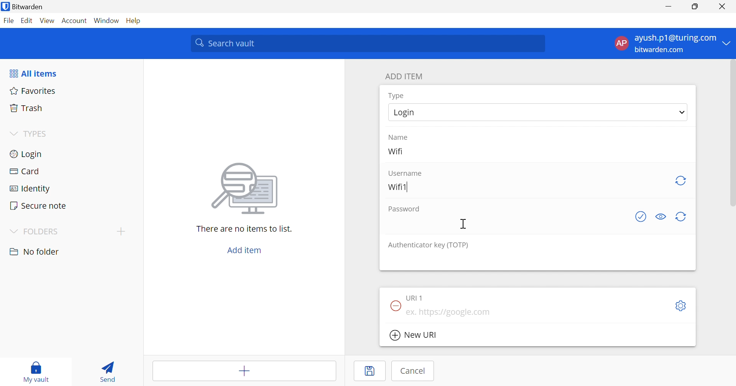 The image size is (736, 386). I want to click on nO FOLDER, so click(34, 252).